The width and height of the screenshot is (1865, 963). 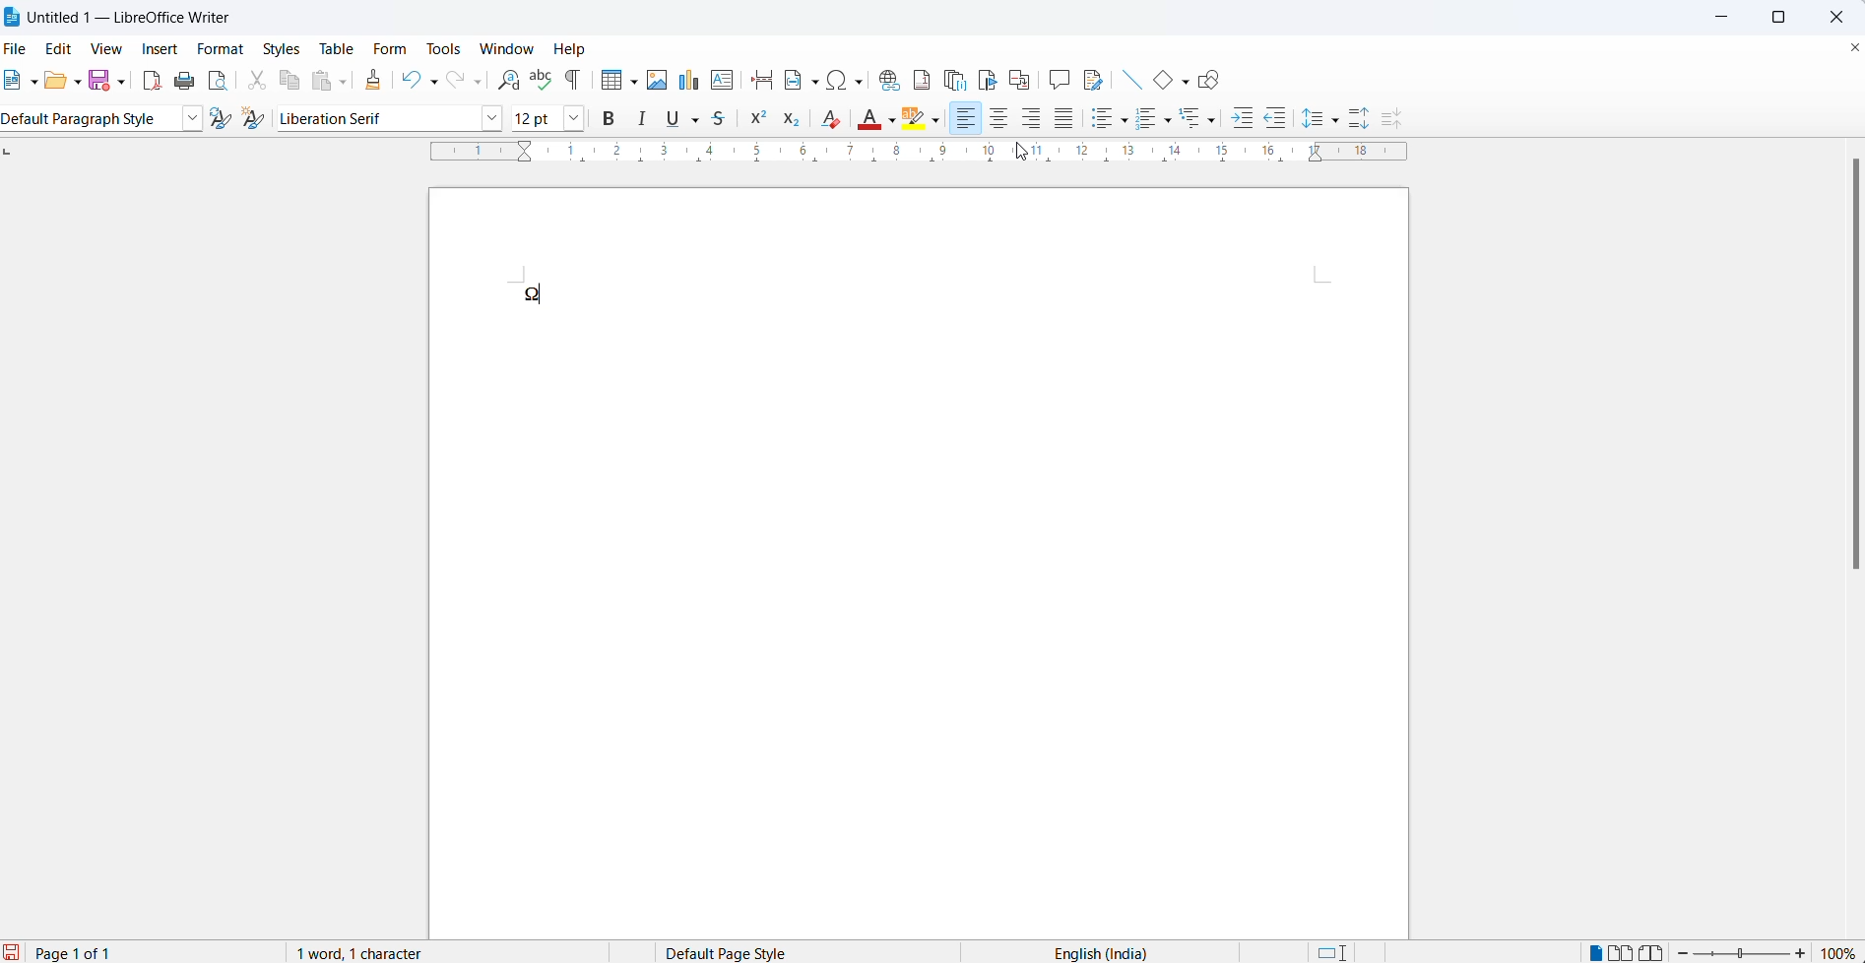 What do you see at coordinates (219, 84) in the screenshot?
I see `print preview` at bounding box center [219, 84].